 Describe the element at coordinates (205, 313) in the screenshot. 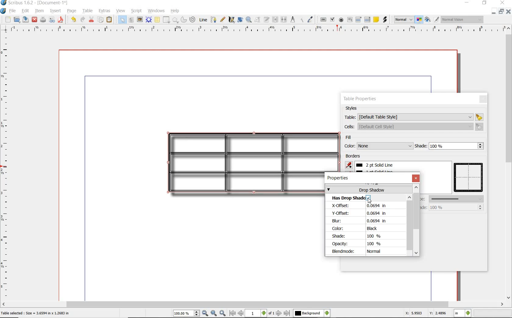

I see `zoom out` at that location.